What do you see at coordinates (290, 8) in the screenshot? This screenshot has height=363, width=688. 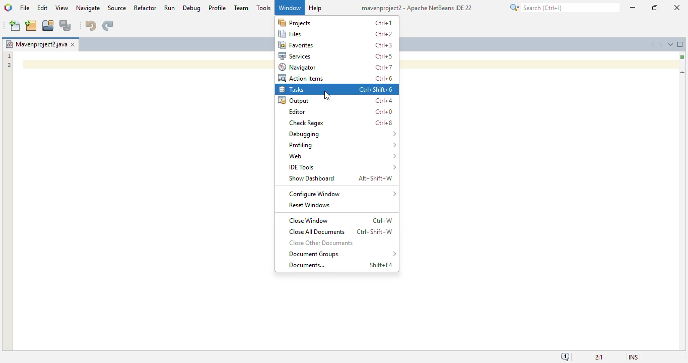 I see `window` at bounding box center [290, 8].